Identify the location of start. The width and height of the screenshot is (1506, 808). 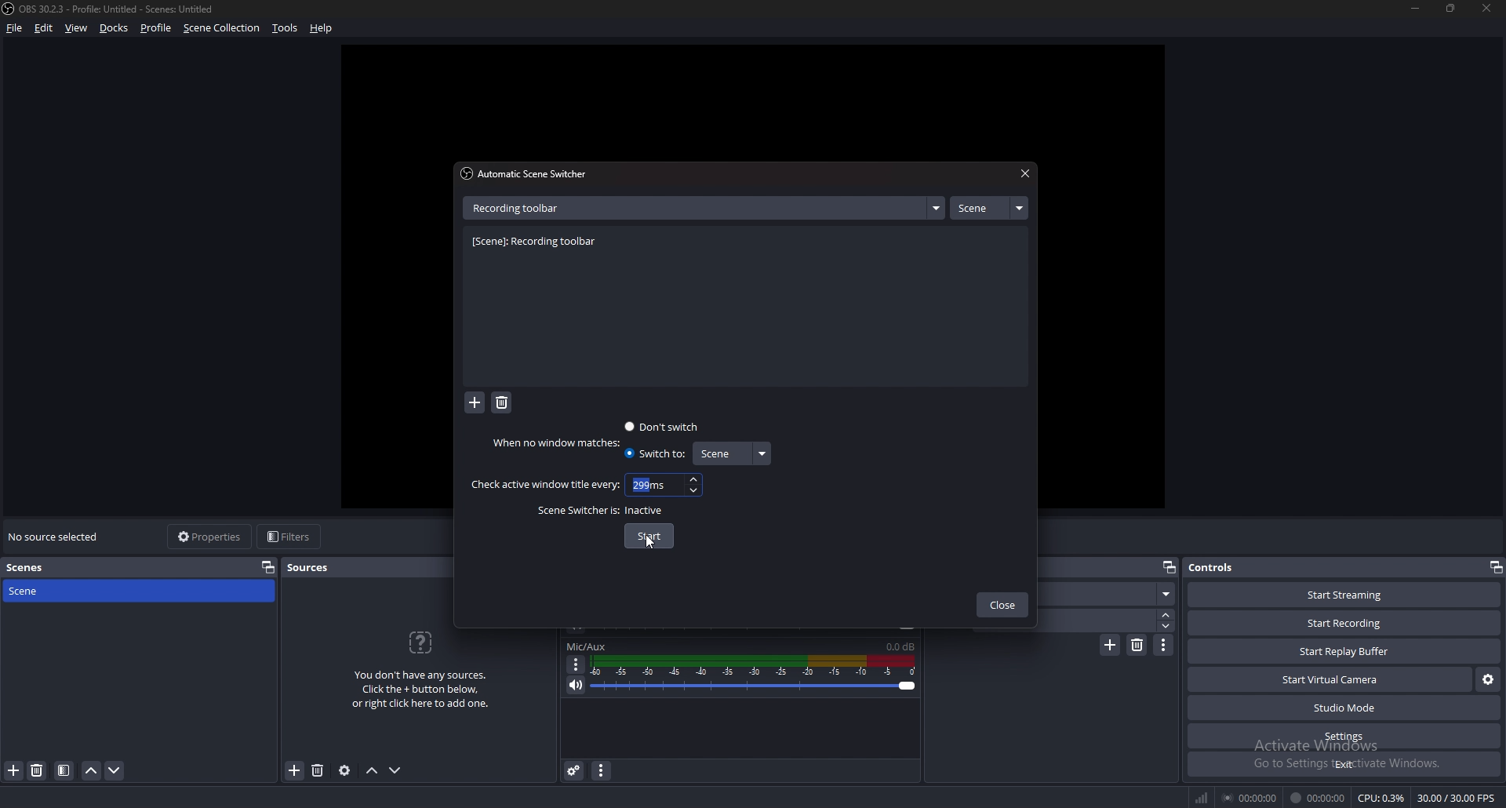
(649, 537).